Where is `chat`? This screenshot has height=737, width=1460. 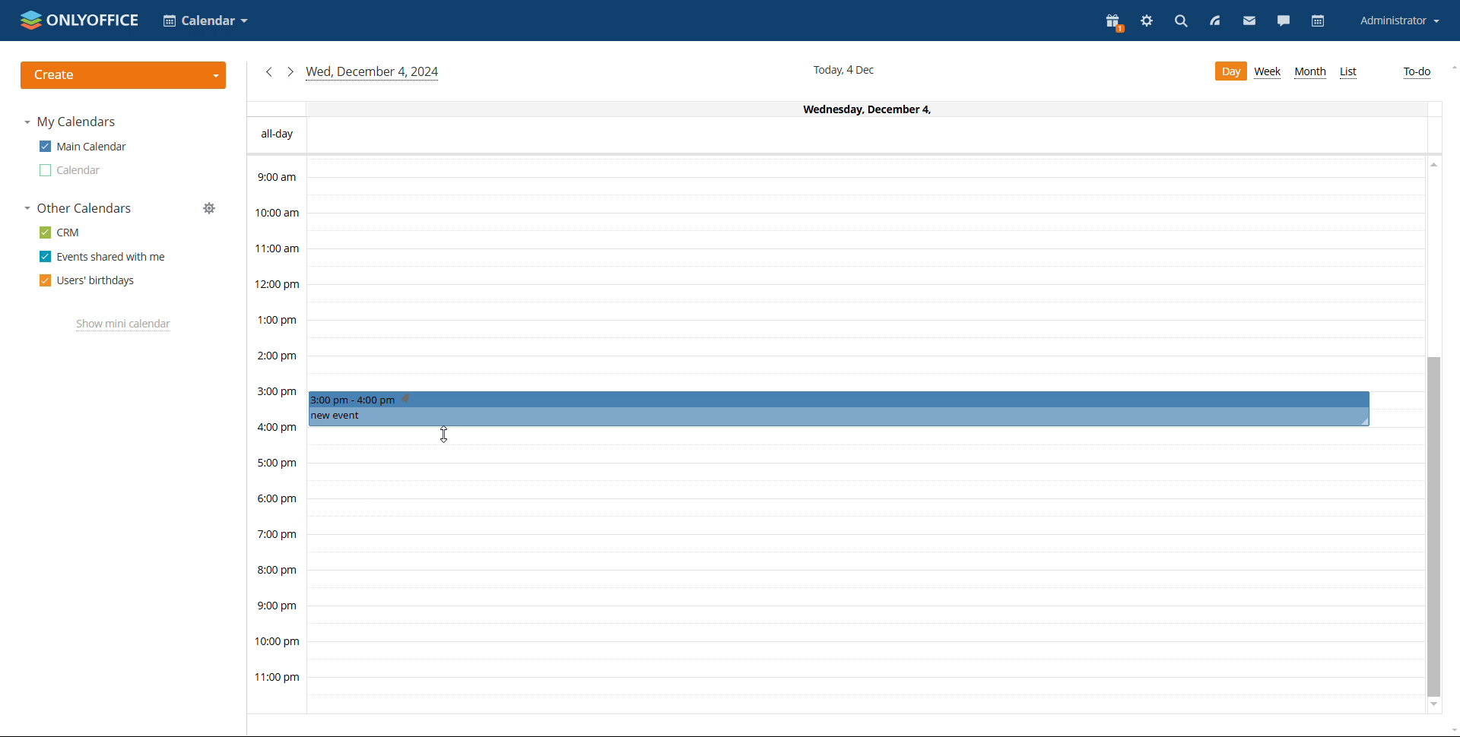
chat is located at coordinates (1284, 21).